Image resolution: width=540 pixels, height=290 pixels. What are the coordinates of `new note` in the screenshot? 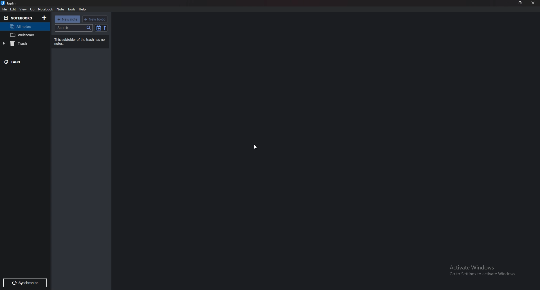 It's located at (68, 19).